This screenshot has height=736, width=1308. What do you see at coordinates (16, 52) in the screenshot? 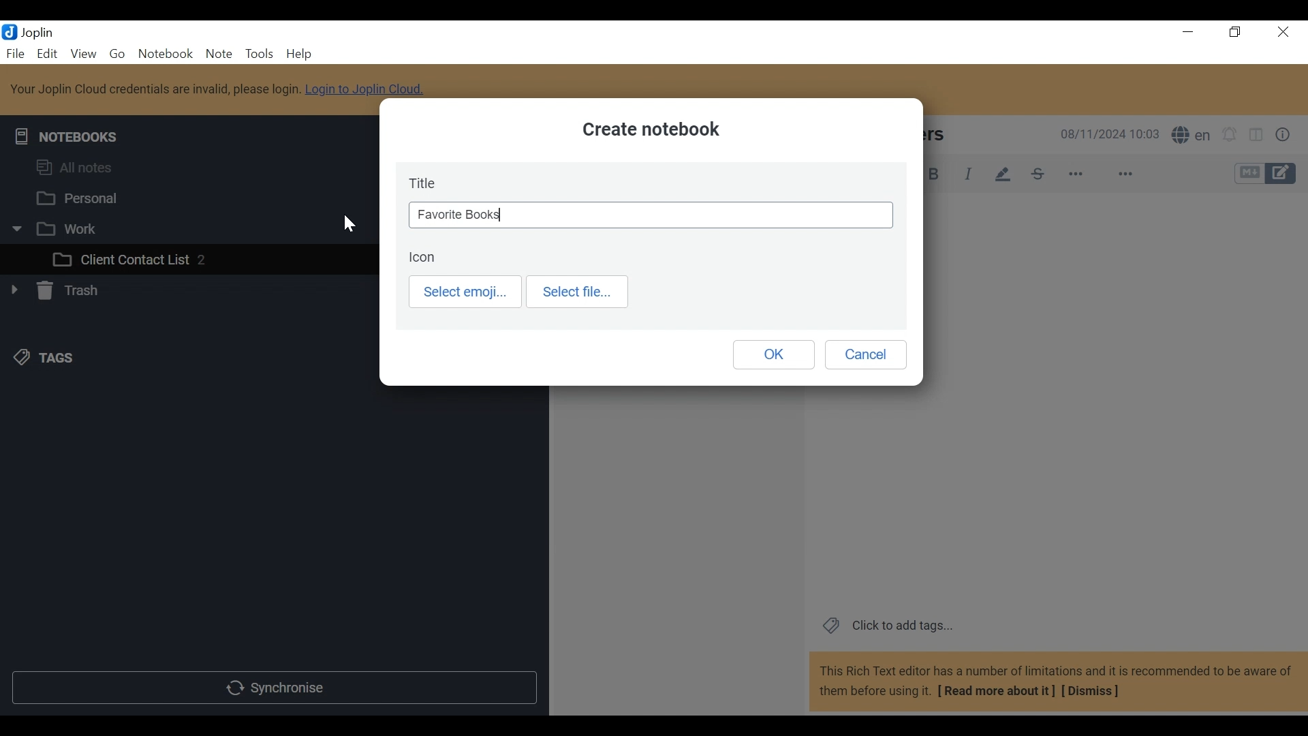
I see `File` at bounding box center [16, 52].